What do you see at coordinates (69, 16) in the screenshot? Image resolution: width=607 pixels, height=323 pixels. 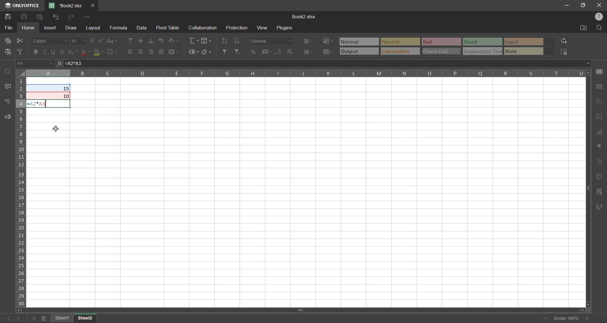 I see `redo` at bounding box center [69, 16].